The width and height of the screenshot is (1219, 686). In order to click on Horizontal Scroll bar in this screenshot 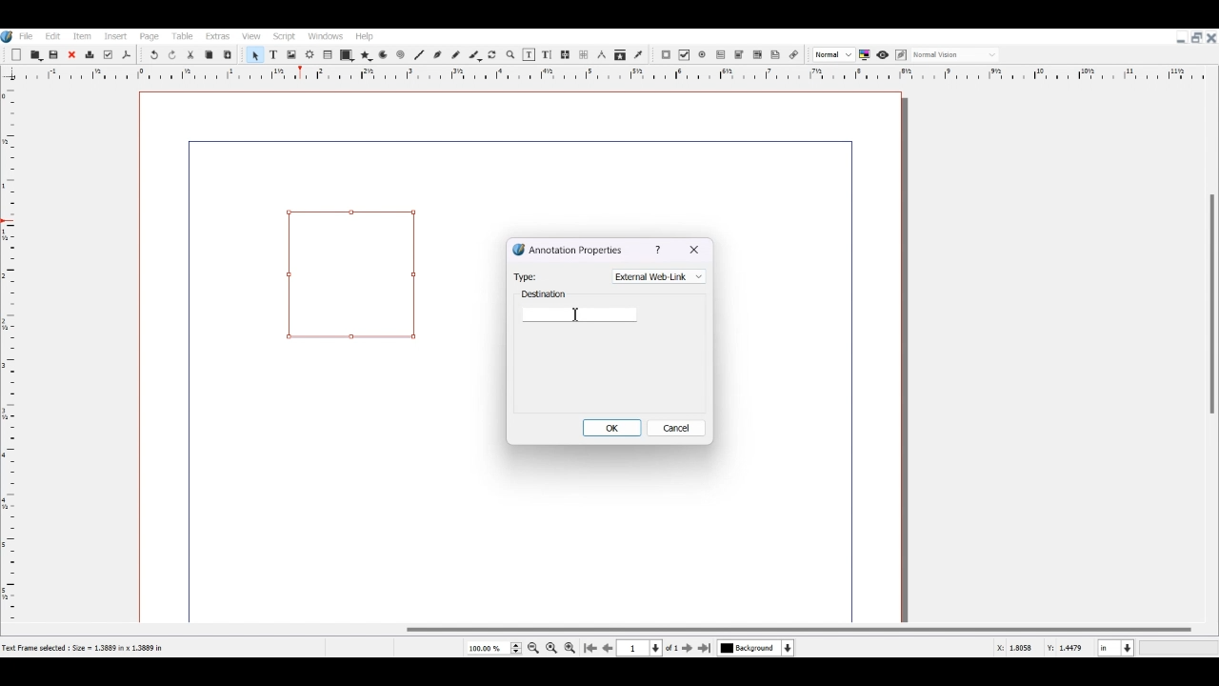, I will do `click(609, 630)`.